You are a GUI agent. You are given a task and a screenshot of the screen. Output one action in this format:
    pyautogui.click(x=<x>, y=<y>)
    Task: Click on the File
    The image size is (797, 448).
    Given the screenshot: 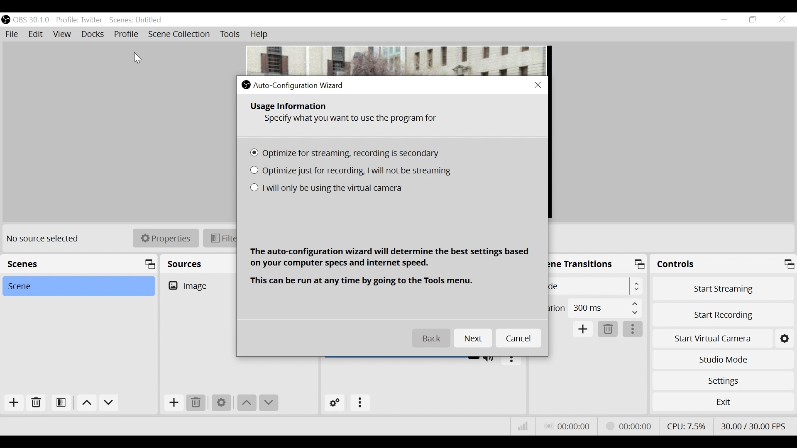 What is the action you would take?
    pyautogui.click(x=13, y=34)
    